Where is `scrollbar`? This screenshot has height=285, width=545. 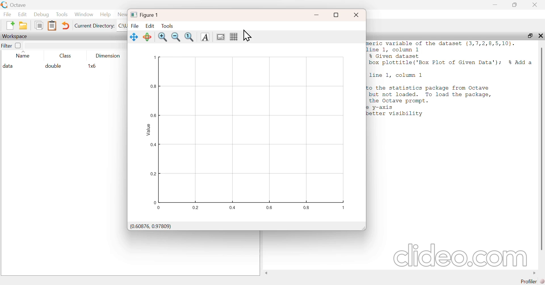 scrollbar is located at coordinates (542, 148).